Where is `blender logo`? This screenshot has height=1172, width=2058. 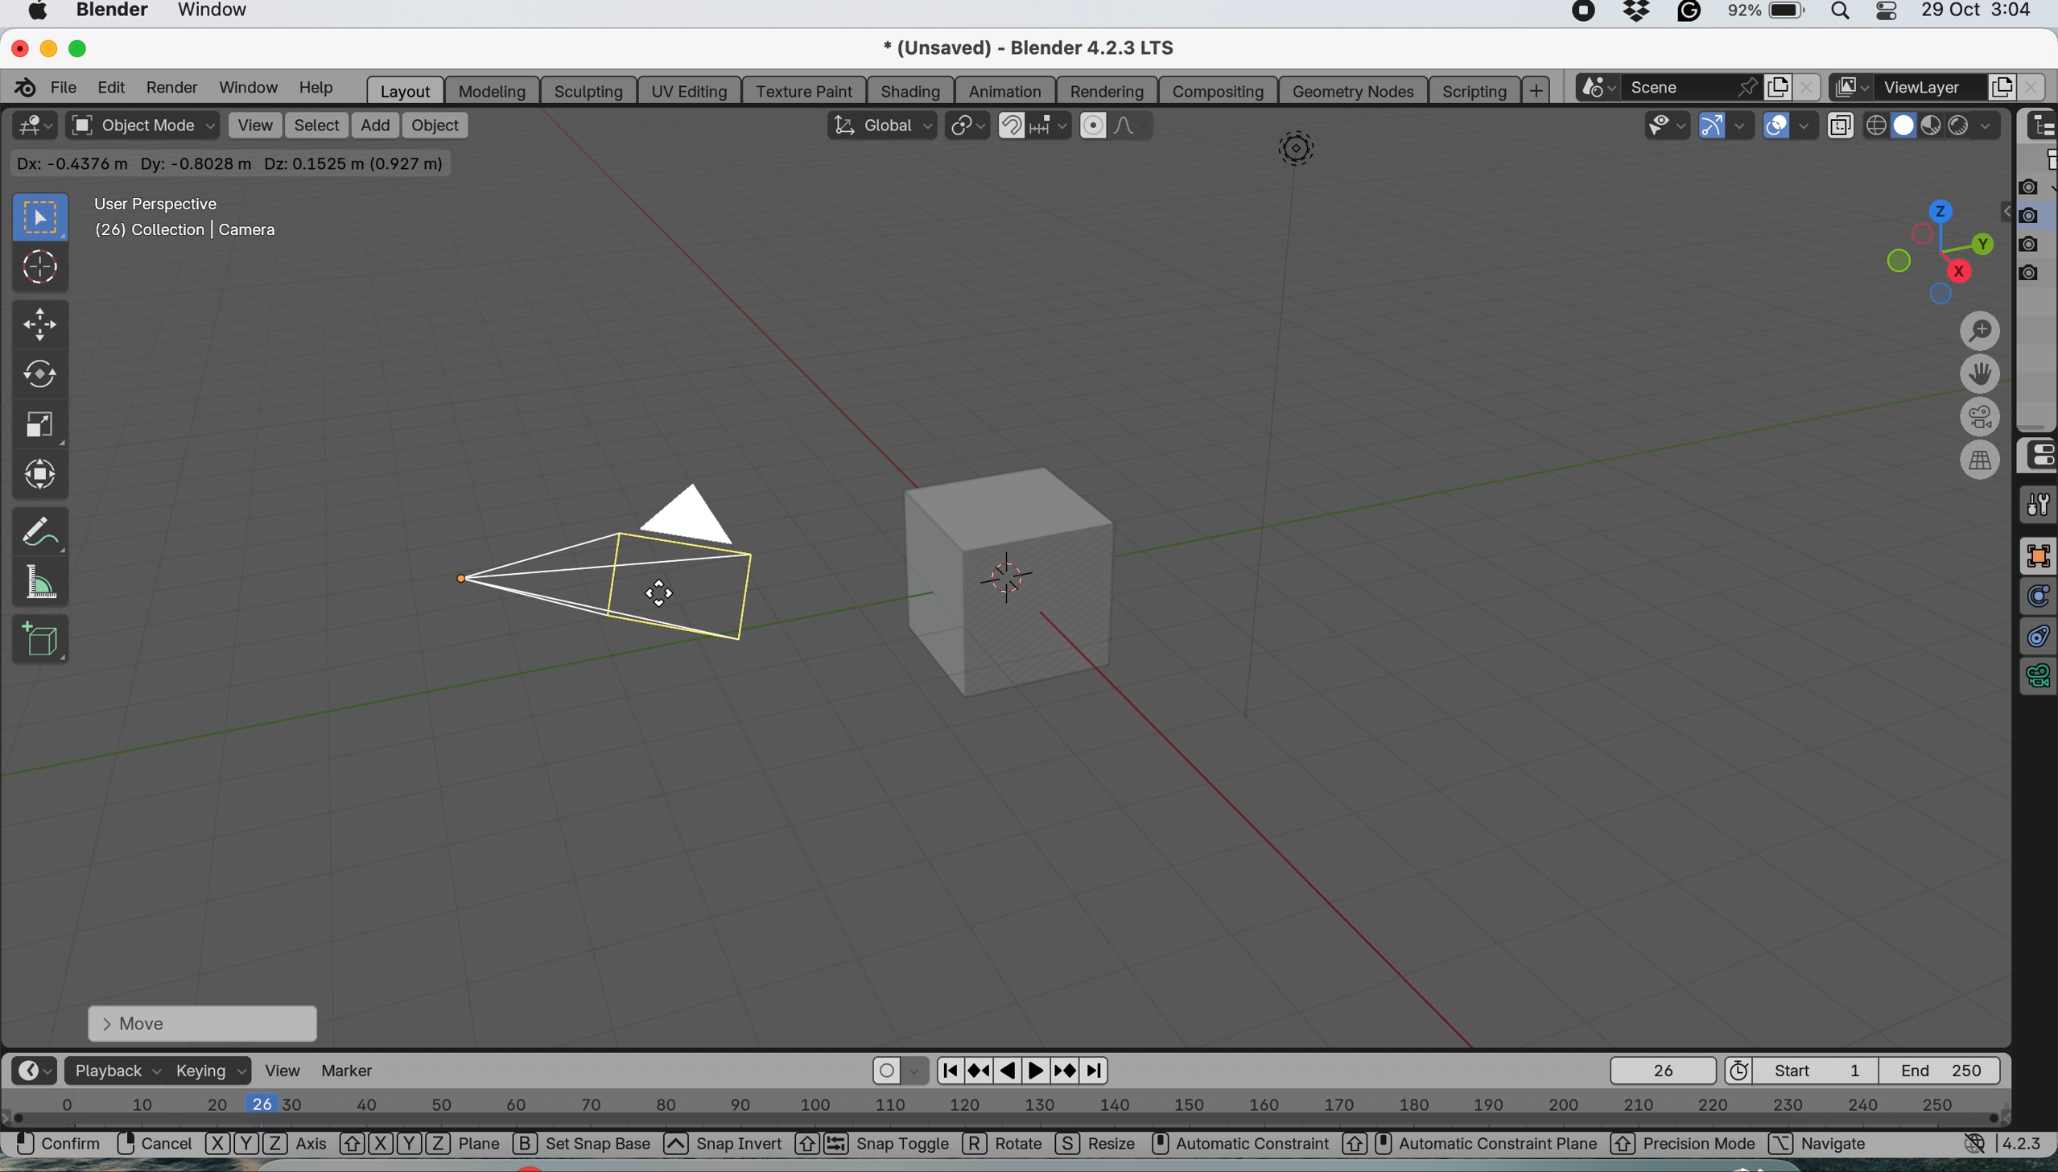 blender logo is located at coordinates (22, 87).